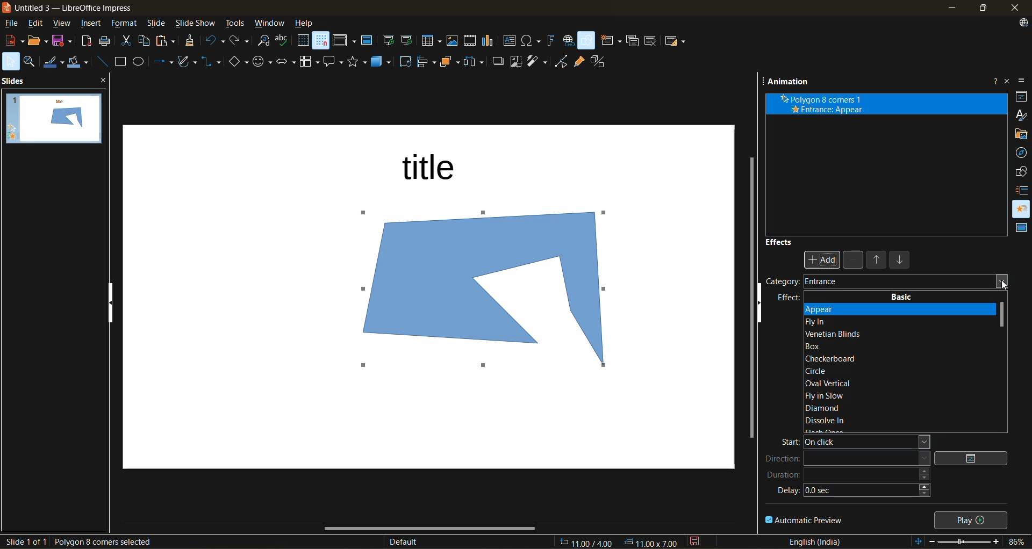 This screenshot has height=549, width=1032. Describe the element at coordinates (488, 41) in the screenshot. I see `insert chart` at that location.